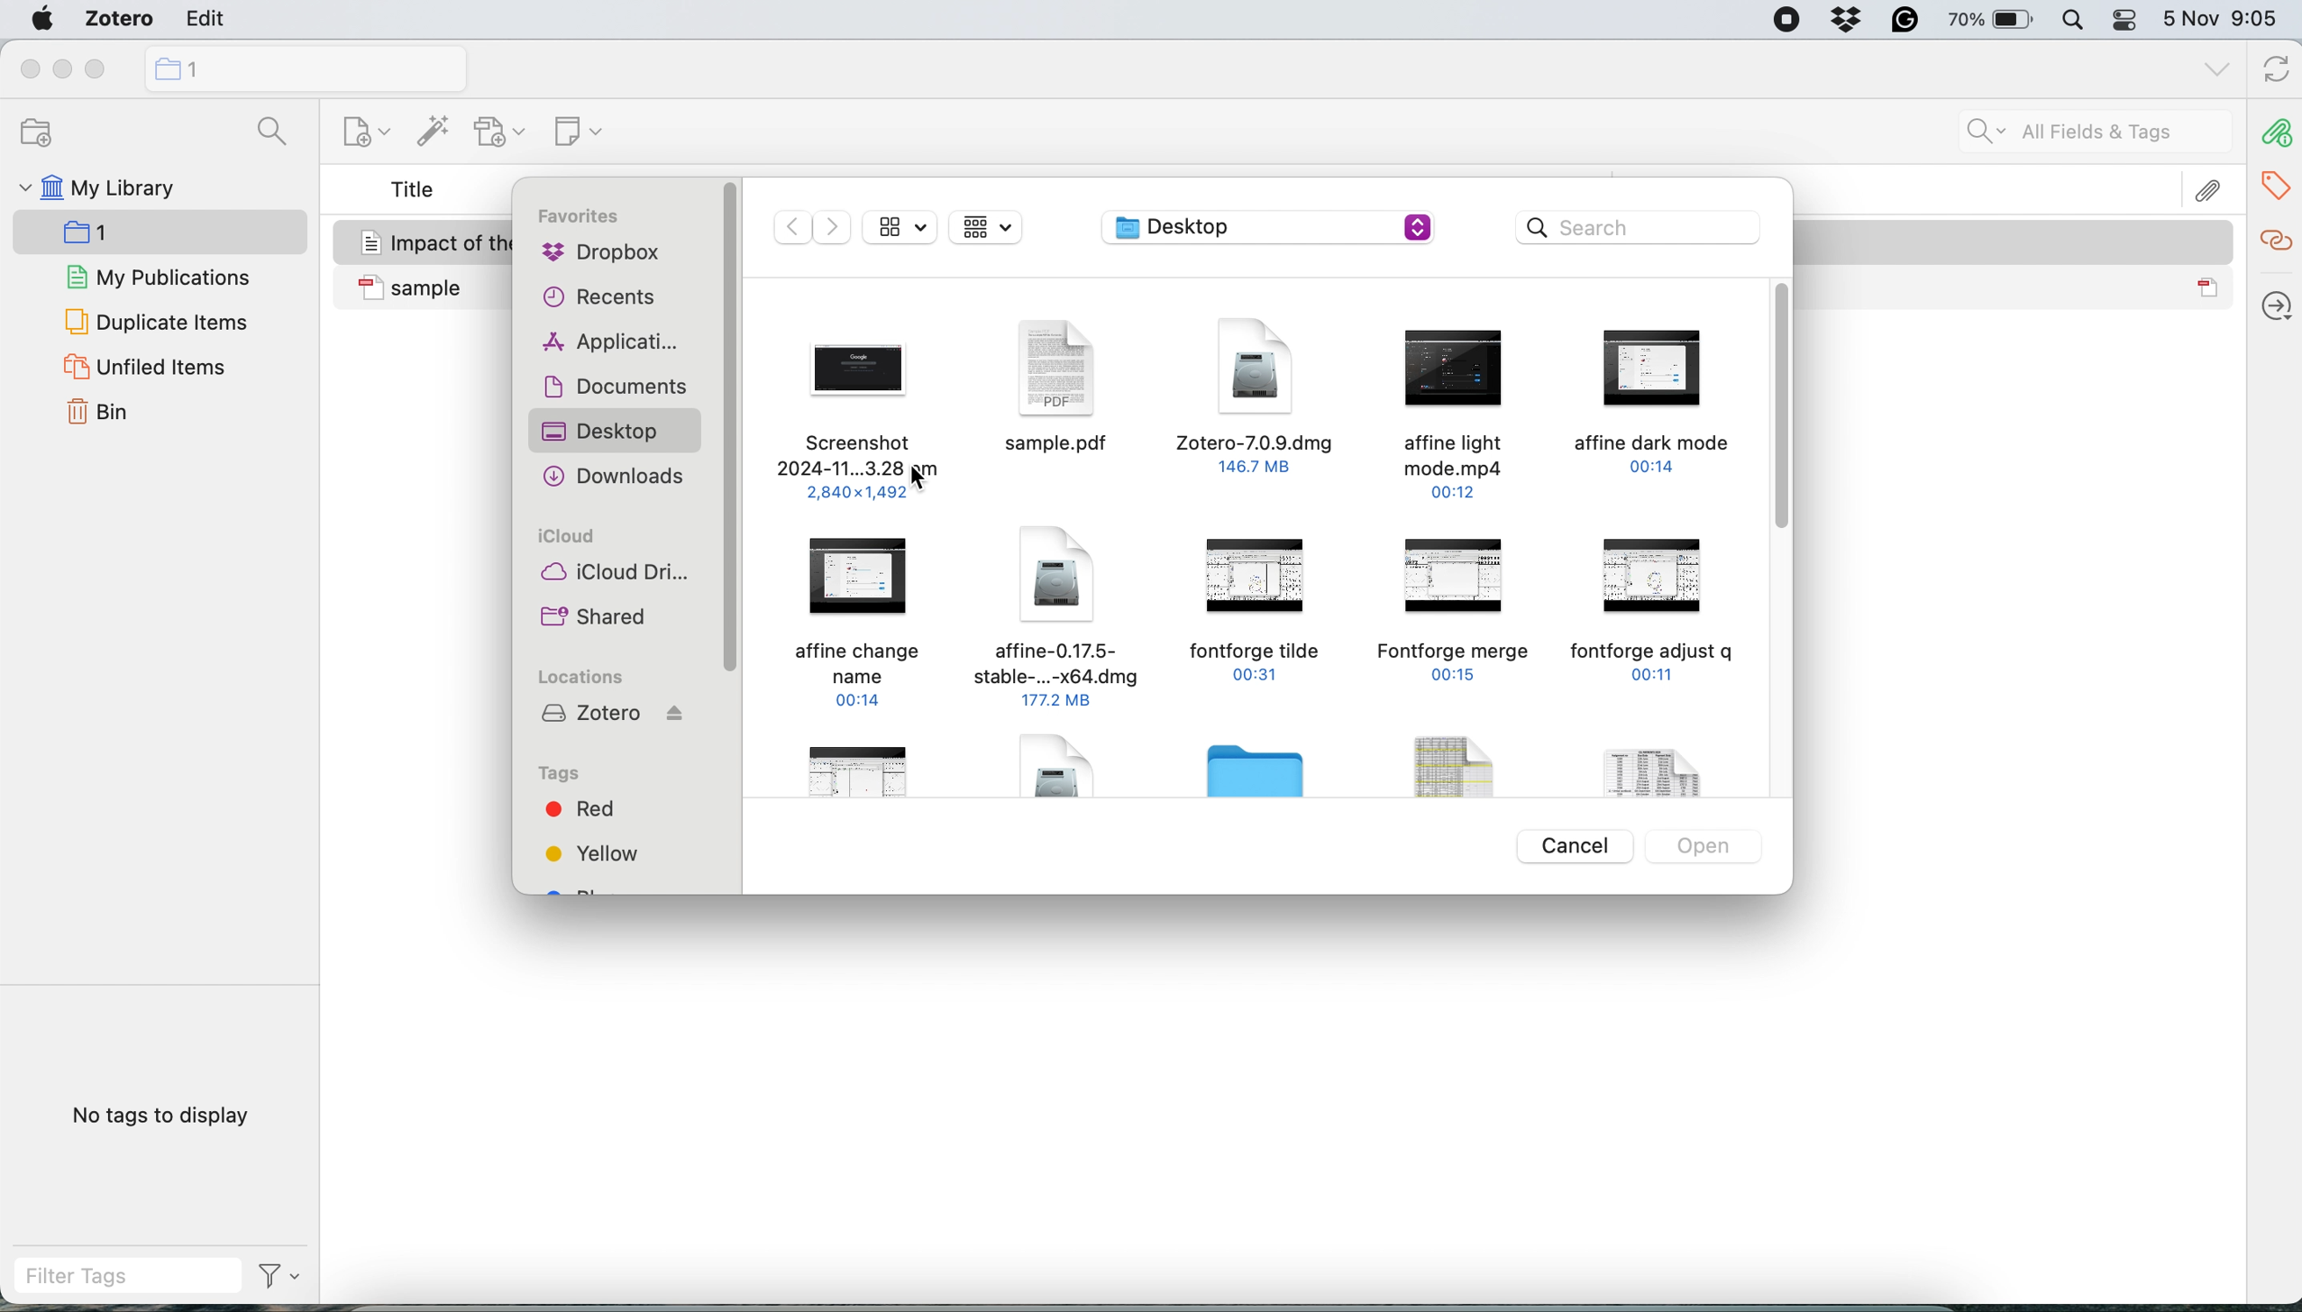  Describe the element at coordinates (2226, 21) in the screenshot. I see `5 Nov 9:05` at that location.